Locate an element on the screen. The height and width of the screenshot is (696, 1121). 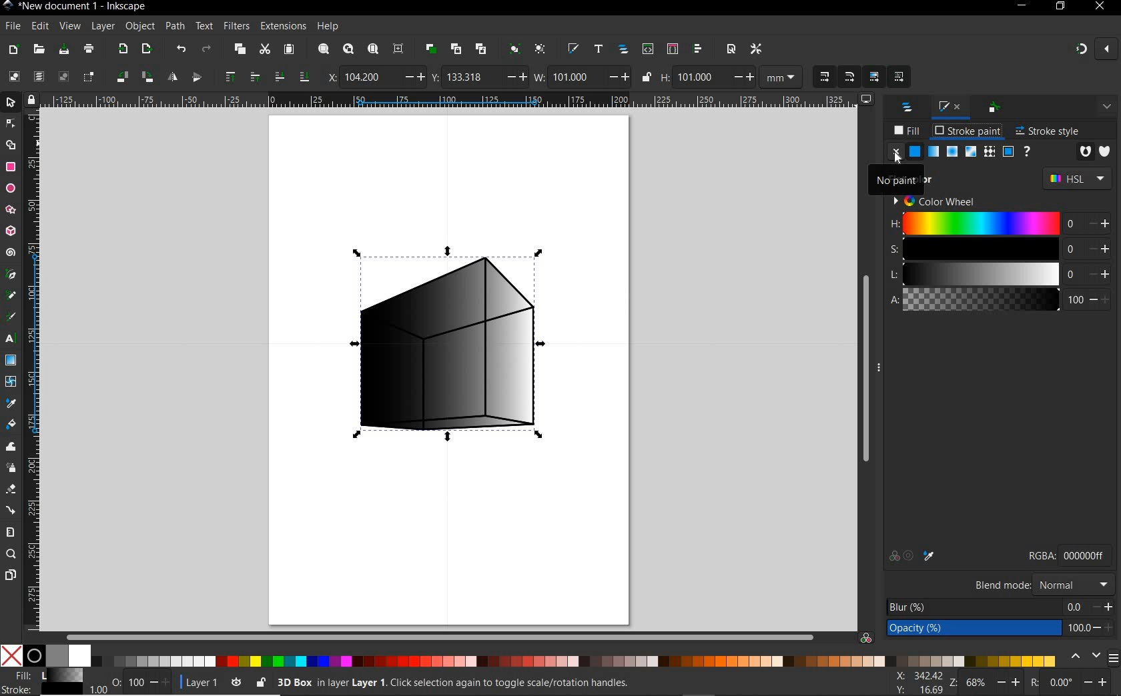
 is located at coordinates (1078, 607).